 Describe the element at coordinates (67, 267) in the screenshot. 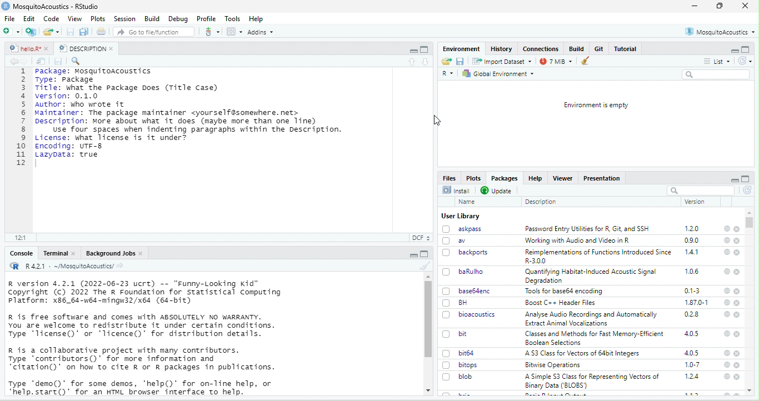

I see `R 4.2.1 : ~/MosquitoAcoustics/` at that location.